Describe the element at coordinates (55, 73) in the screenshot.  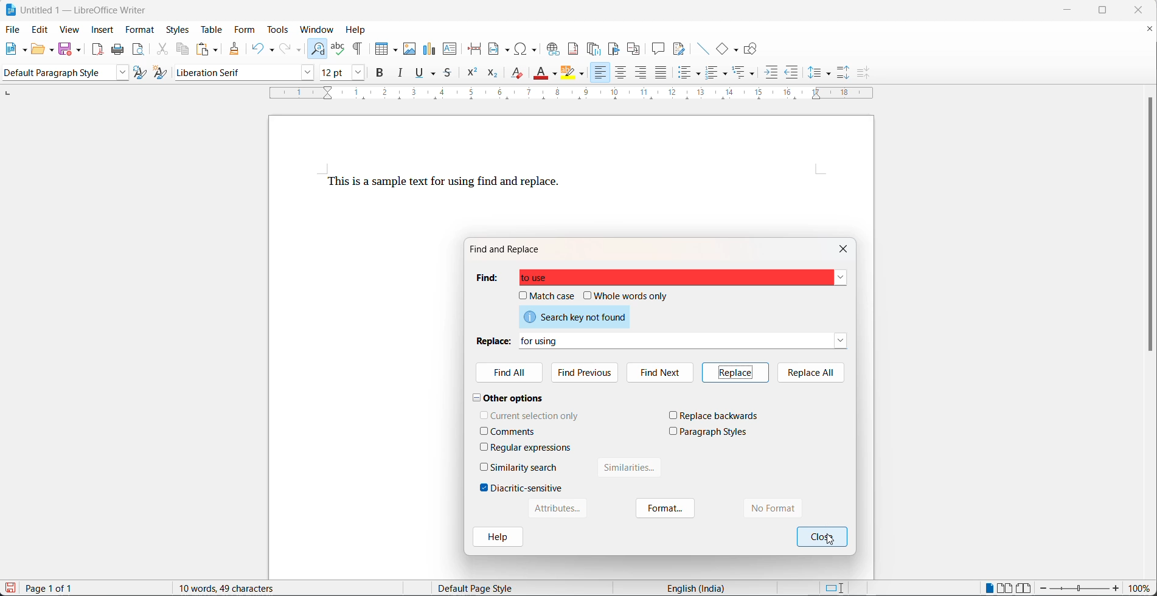
I see `paragraph style` at that location.